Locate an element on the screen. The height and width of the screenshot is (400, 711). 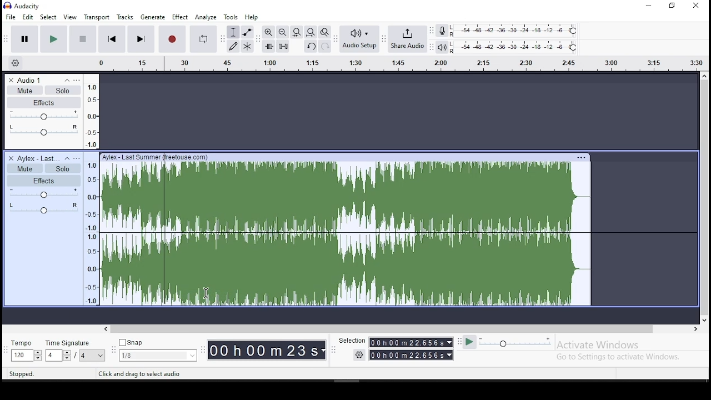
effect is located at coordinates (181, 17).